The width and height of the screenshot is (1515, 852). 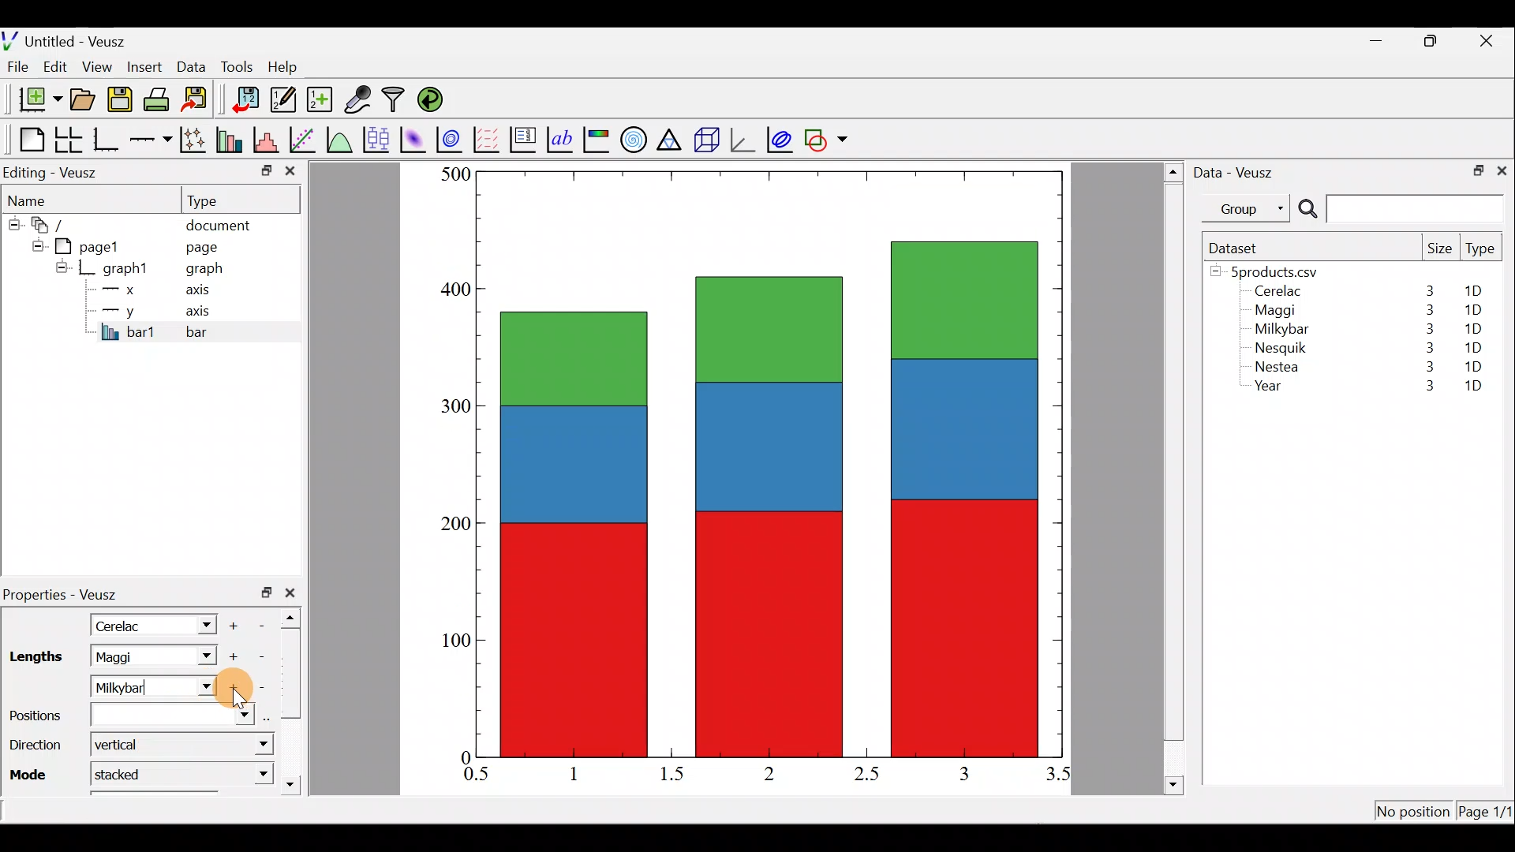 What do you see at coordinates (451, 645) in the screenshot?
I see `100` at bounding box center [451, 645].